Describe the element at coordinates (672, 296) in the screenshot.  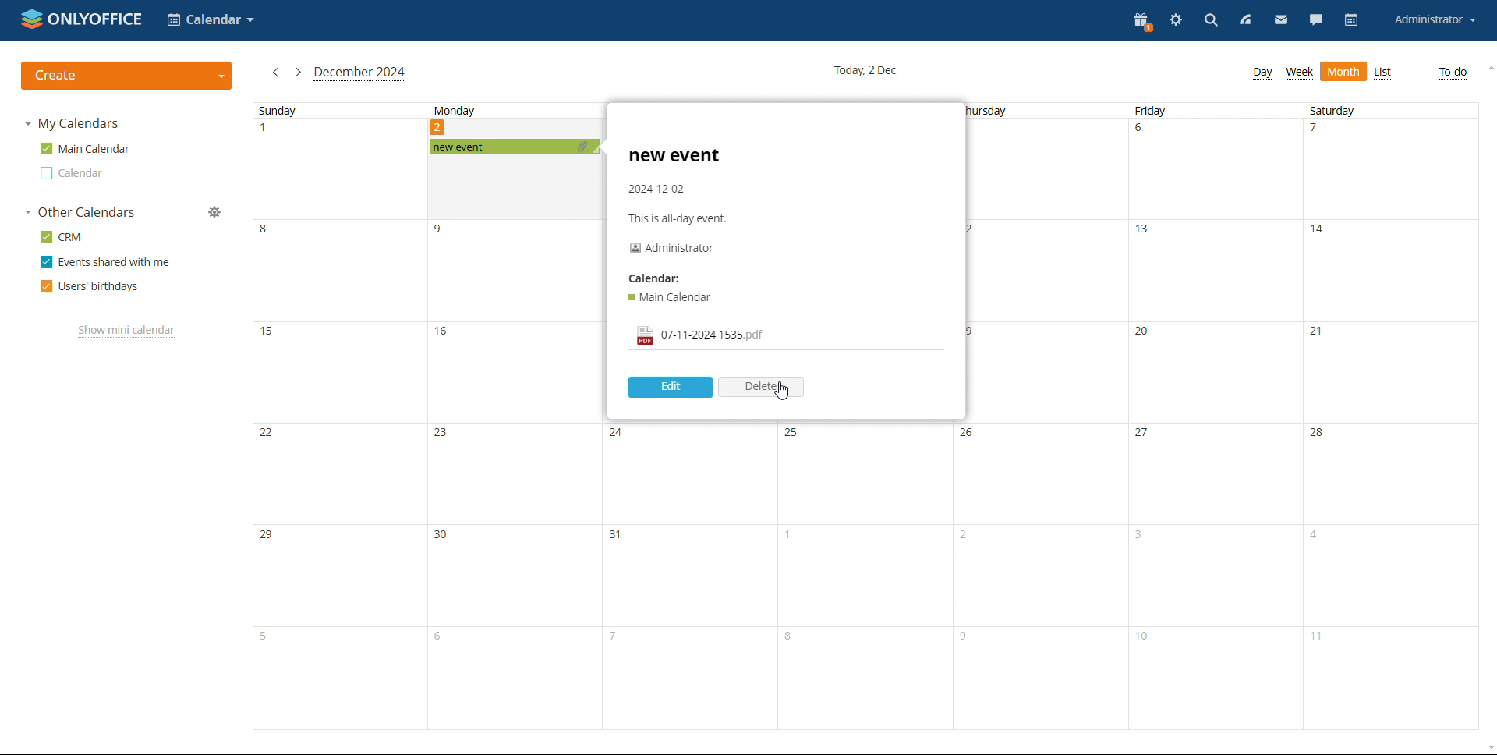
I see `Main Calendar` at that location.